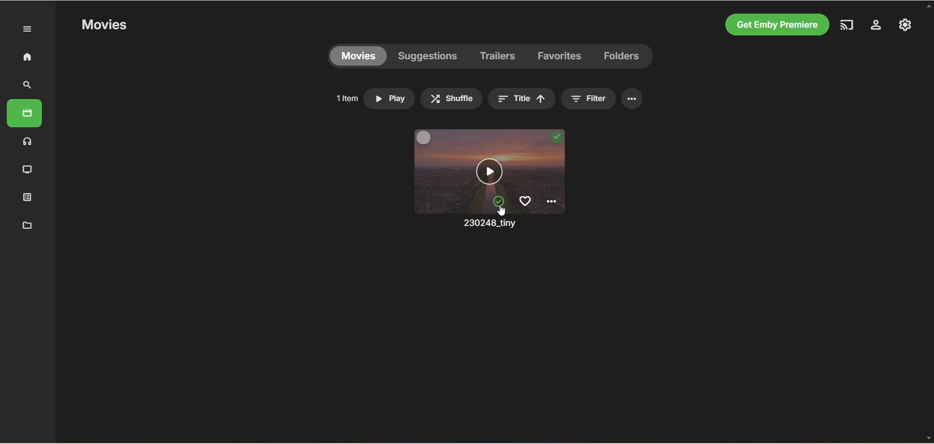  What do you see at coordinates (874, 25) in the screenshot?
I see `manage emby server` at bounding box center [874, 25].